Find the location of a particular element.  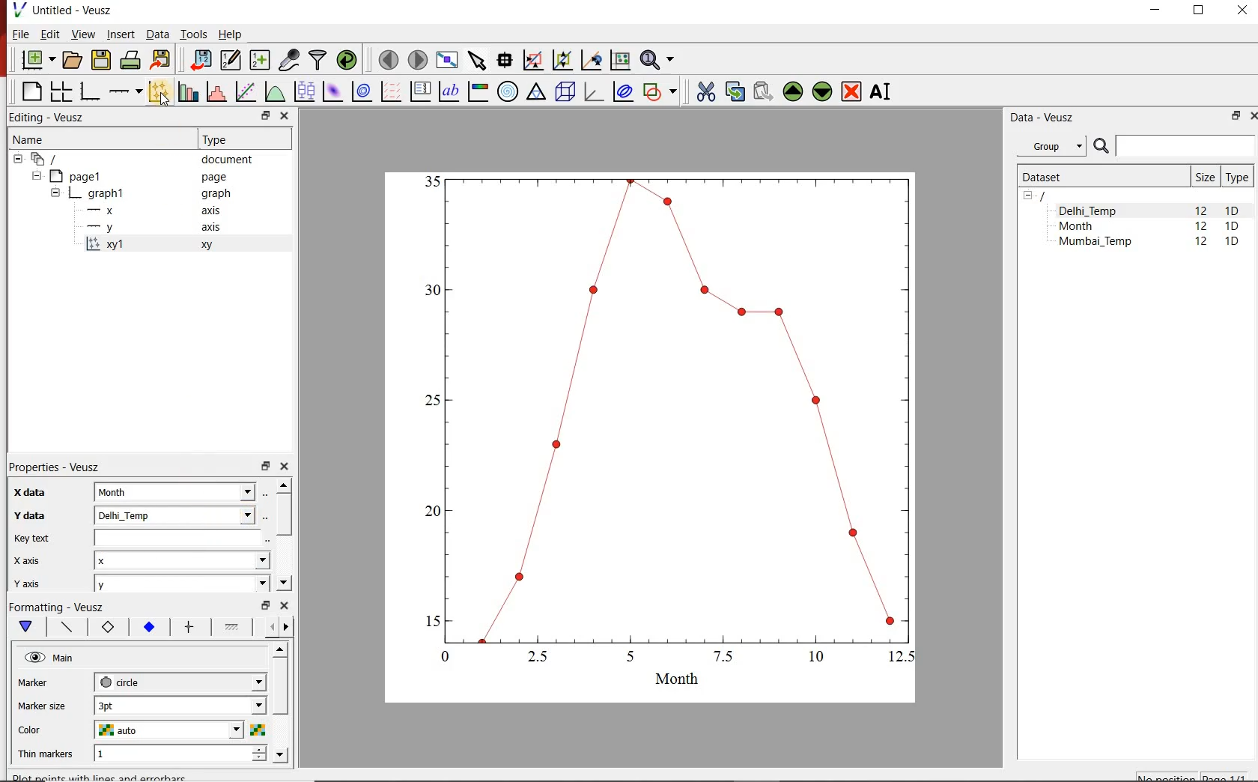

Axis line is located at coordinates (64, 627).